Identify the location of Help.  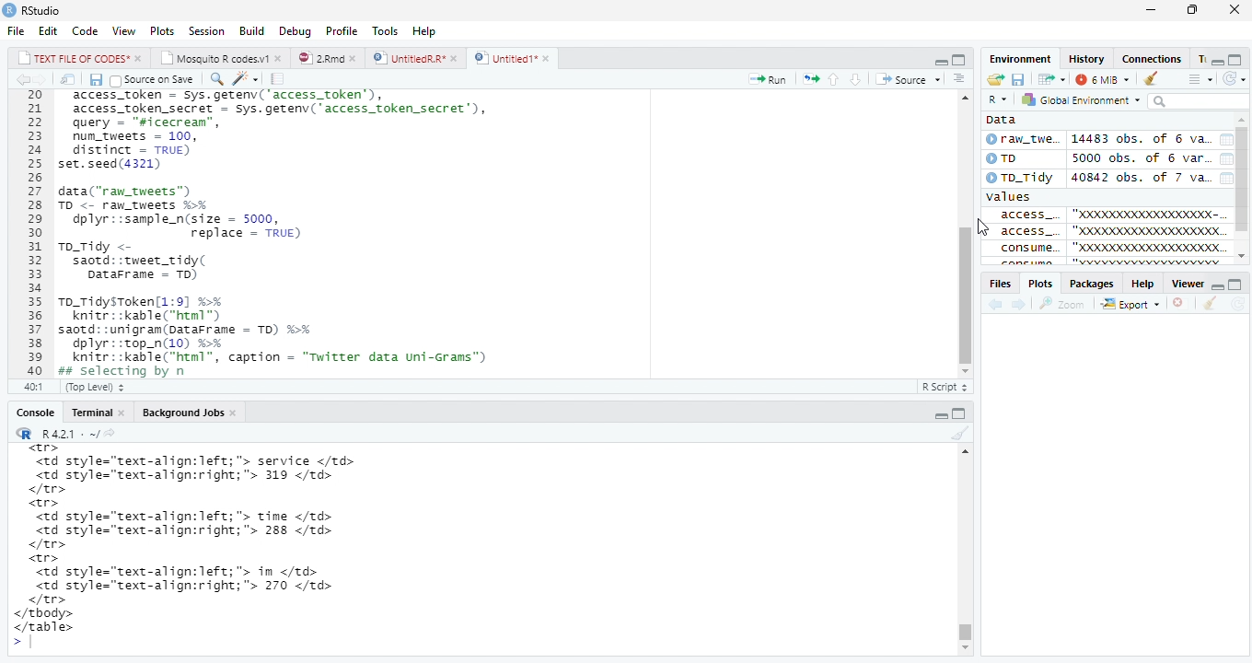
(1141, 285).